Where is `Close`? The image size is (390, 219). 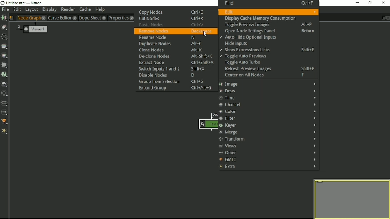
Close is located at coordinates (384, 3).